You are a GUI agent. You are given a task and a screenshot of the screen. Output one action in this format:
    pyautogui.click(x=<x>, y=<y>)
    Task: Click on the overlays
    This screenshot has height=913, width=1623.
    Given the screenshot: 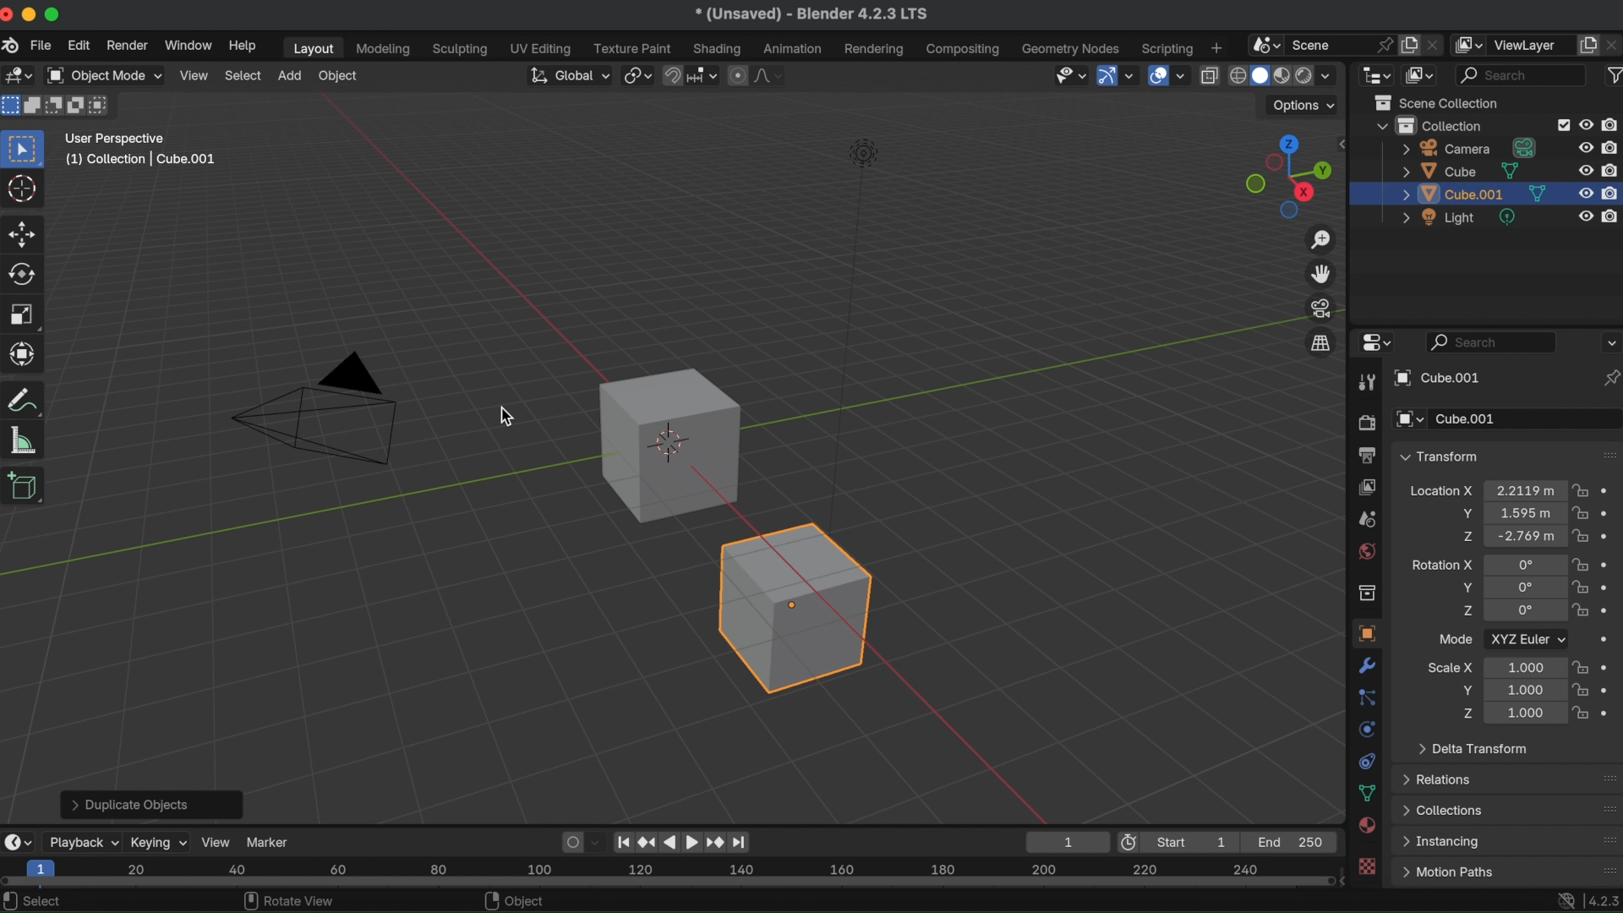 What is the action you would take?
    pyautogui.click(x=1183, y=77)
    